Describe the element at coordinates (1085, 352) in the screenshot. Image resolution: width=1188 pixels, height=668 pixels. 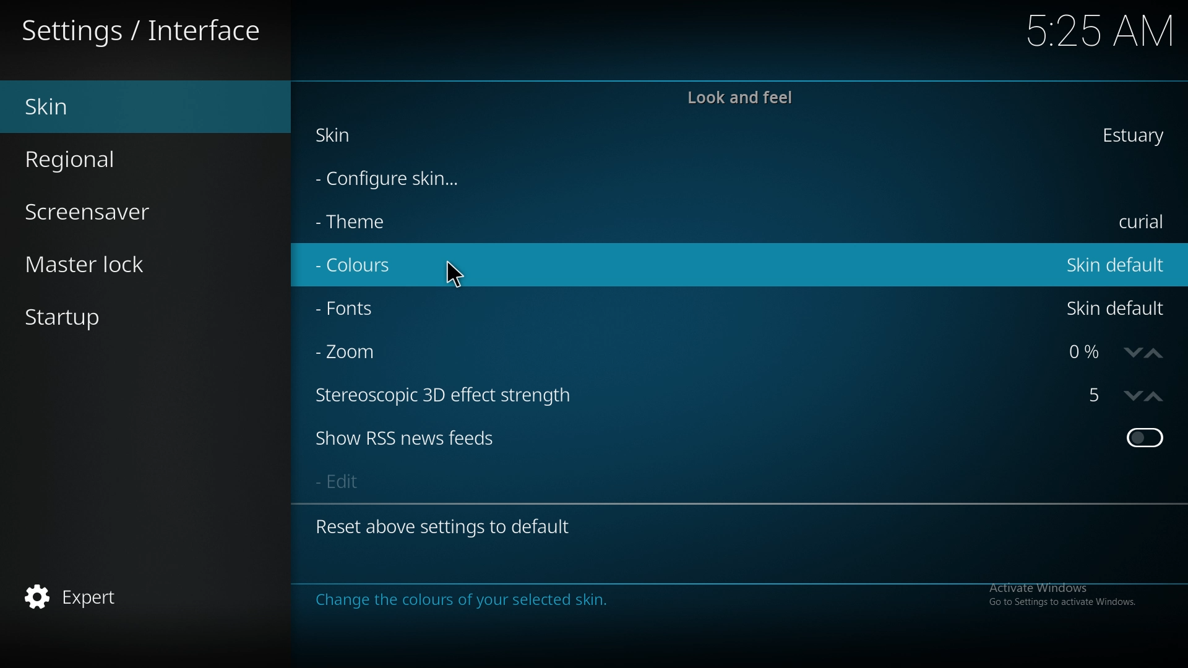
I see `zoom` at that location.